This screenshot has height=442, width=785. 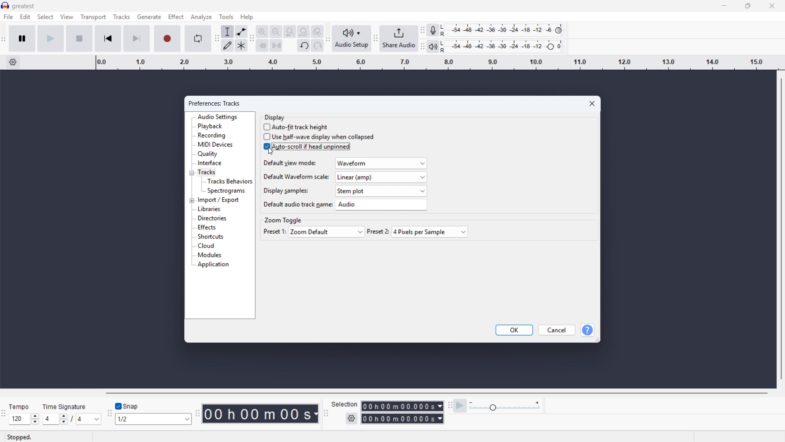 I want to click on Pause , so click(x=22, y=38).